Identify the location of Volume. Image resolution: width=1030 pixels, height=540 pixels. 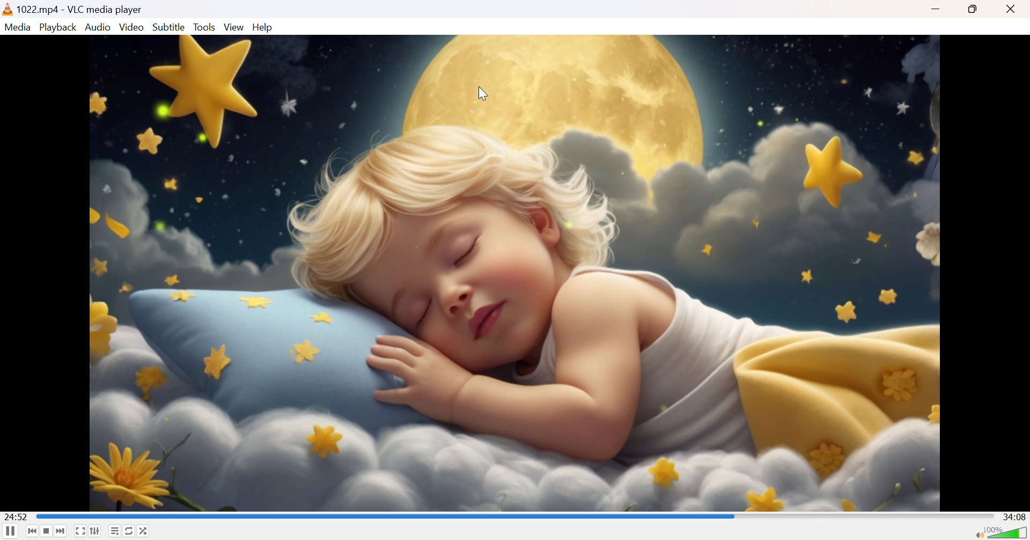
(1007, 531).